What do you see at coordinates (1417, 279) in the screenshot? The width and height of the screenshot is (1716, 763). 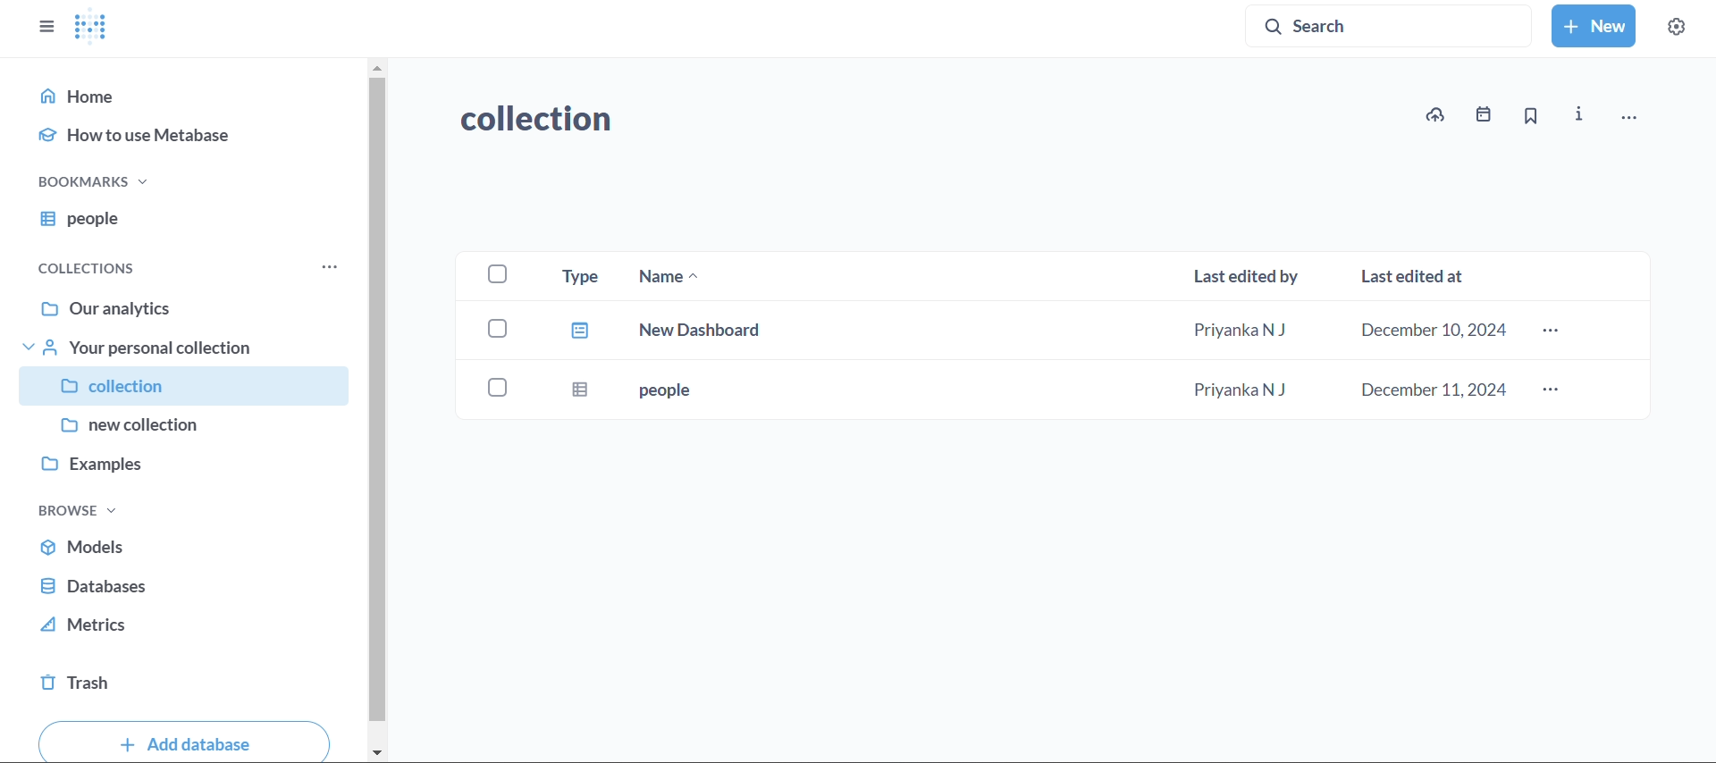 I see `last edited at` at bounding box center [1417, 279].